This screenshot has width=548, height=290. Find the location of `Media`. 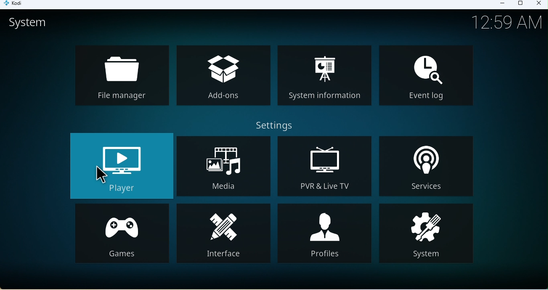

Media is located at coordinates (224, 167).